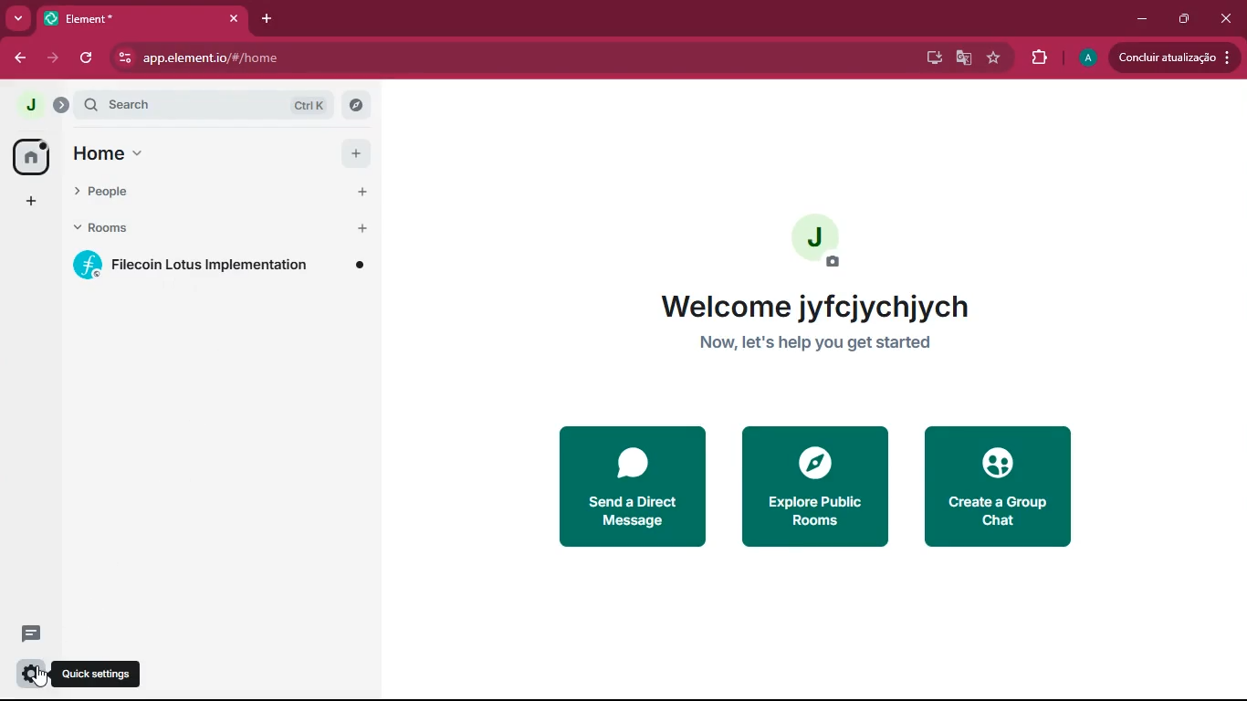 This screenshot has width=1247, height=701. What do you see at coordinates (930, 57) in the screenshot?
I see `desktop` at bounding box center [930, 57].